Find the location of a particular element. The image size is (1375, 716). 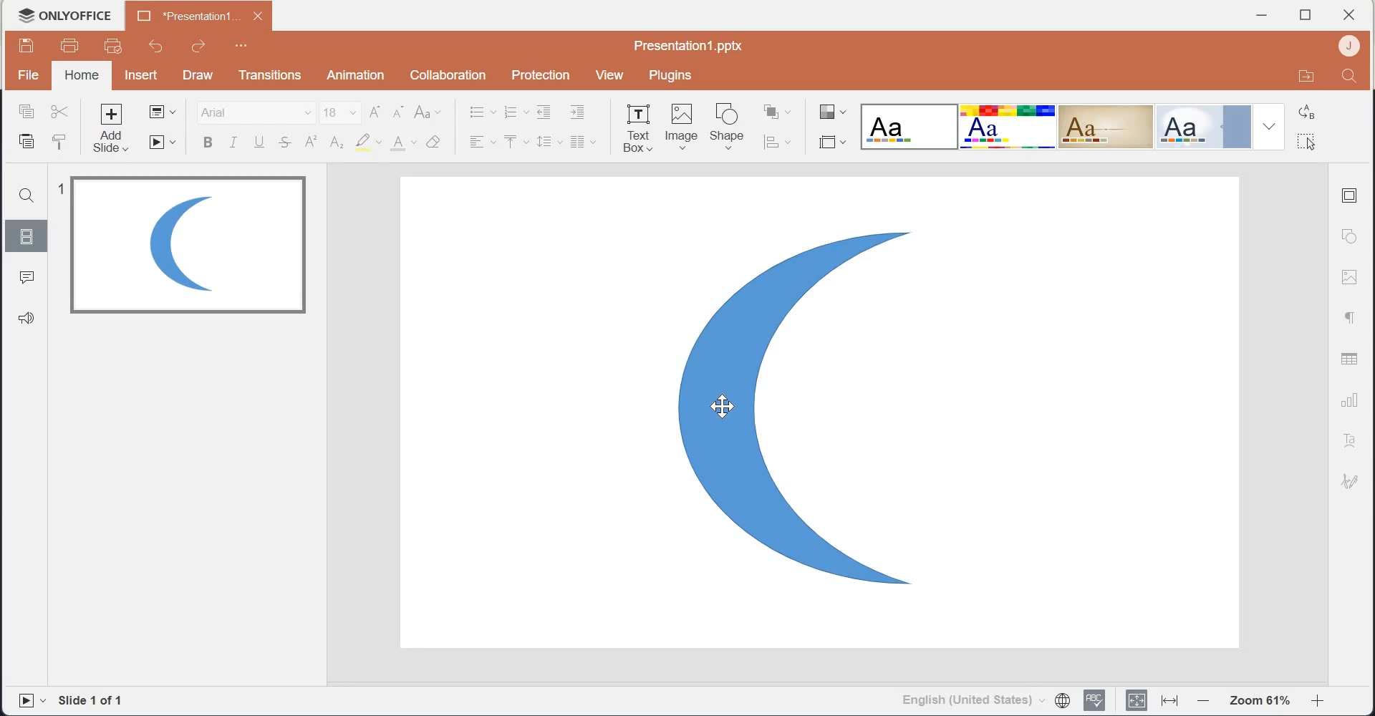

Insert column is located at coordinates (585, 142).